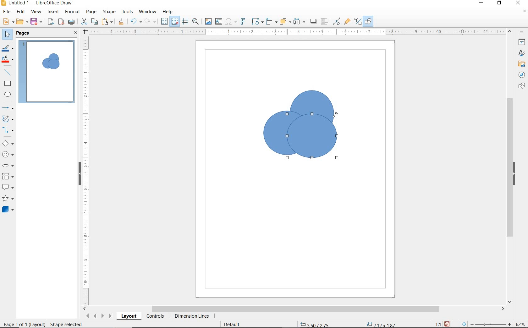 The image size is (528, 328). I want to click on SHOW GLUEPOINT FUNCTIONS, so click(347, 22).